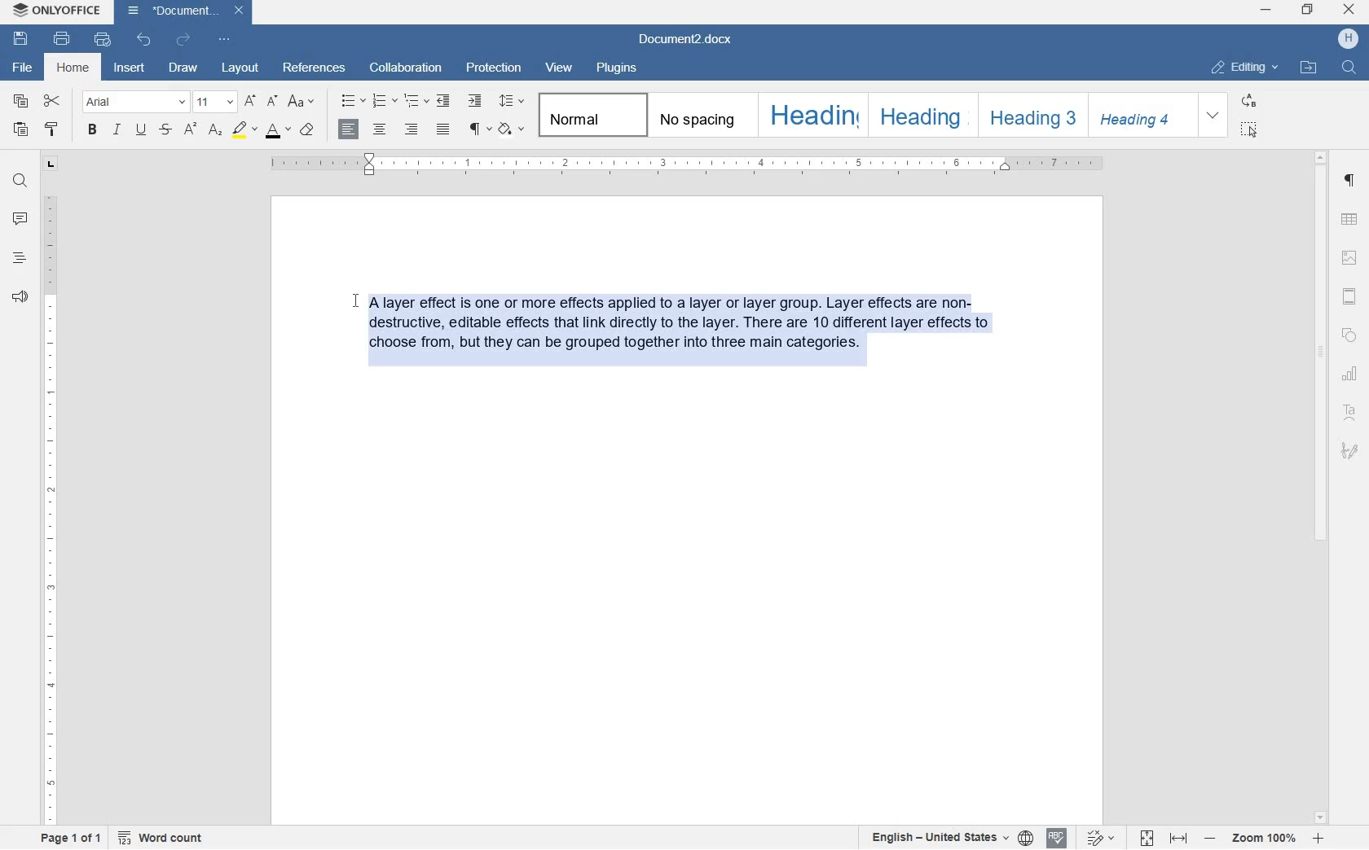 The width and height of the screenshot is (1369, 850). What do you see at coordinates (20, 260) in the screenshot?
I see `headings` at bounding box center [20, 260].